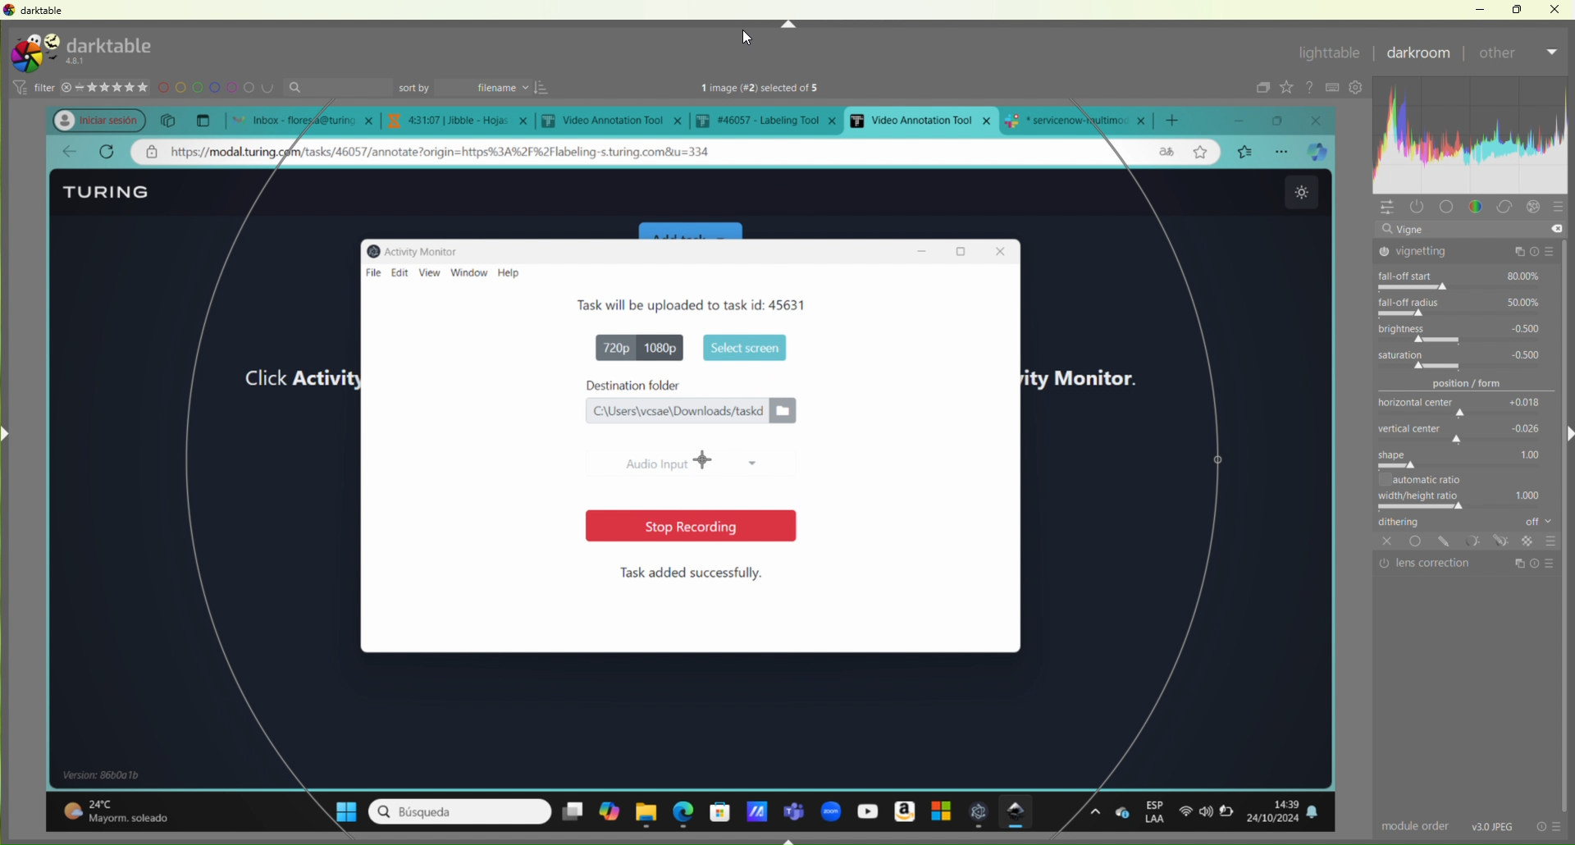  I want to click on New tab, so click(203, 119).